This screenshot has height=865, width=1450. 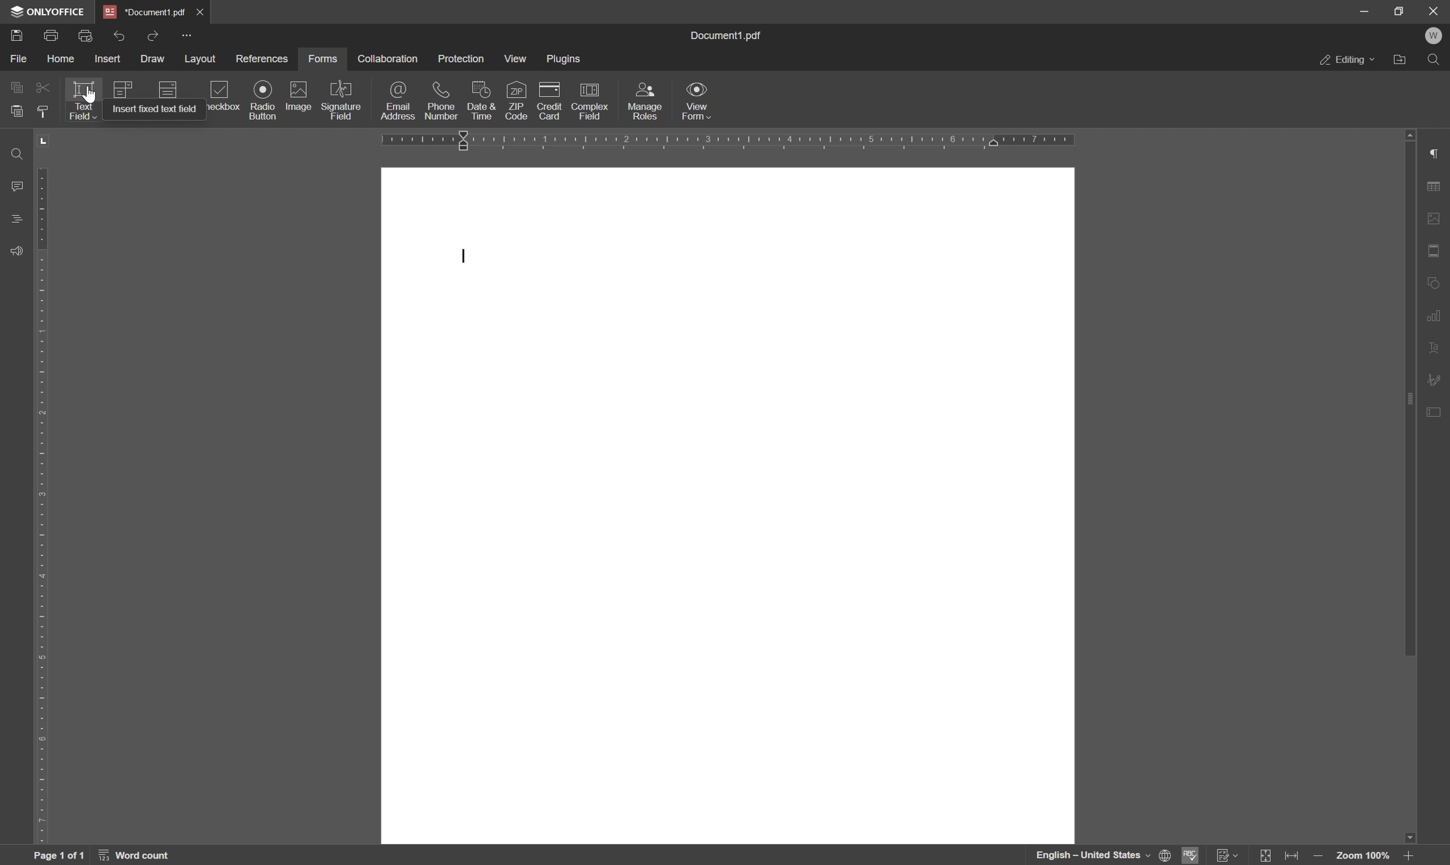 I want to click on save, so click(x=15, y=36).